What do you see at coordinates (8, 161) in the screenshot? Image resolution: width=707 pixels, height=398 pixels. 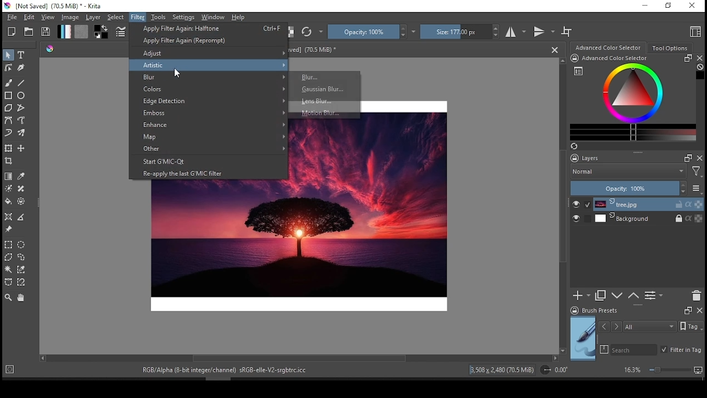 I see `crop the image to an area` at bounding box center [8, 161].